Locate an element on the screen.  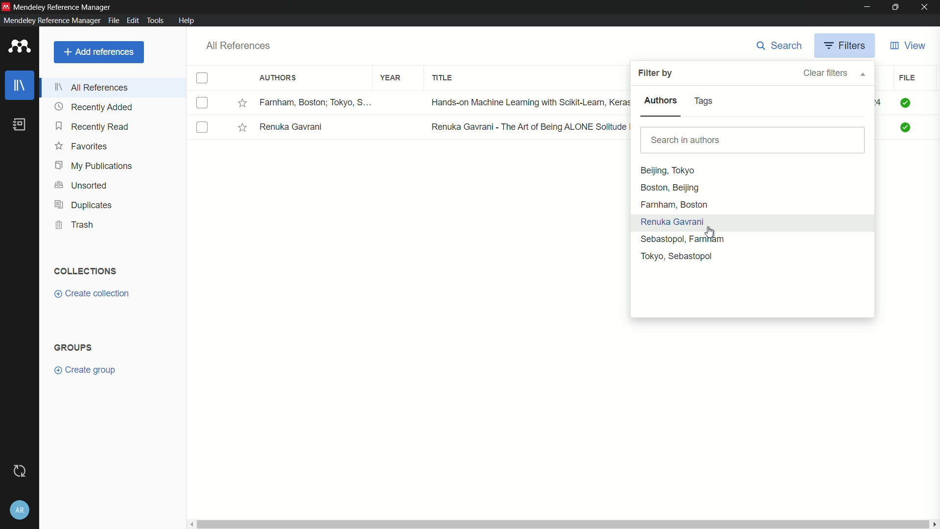
mendeley reference manager is located at coordinates (63, 7).